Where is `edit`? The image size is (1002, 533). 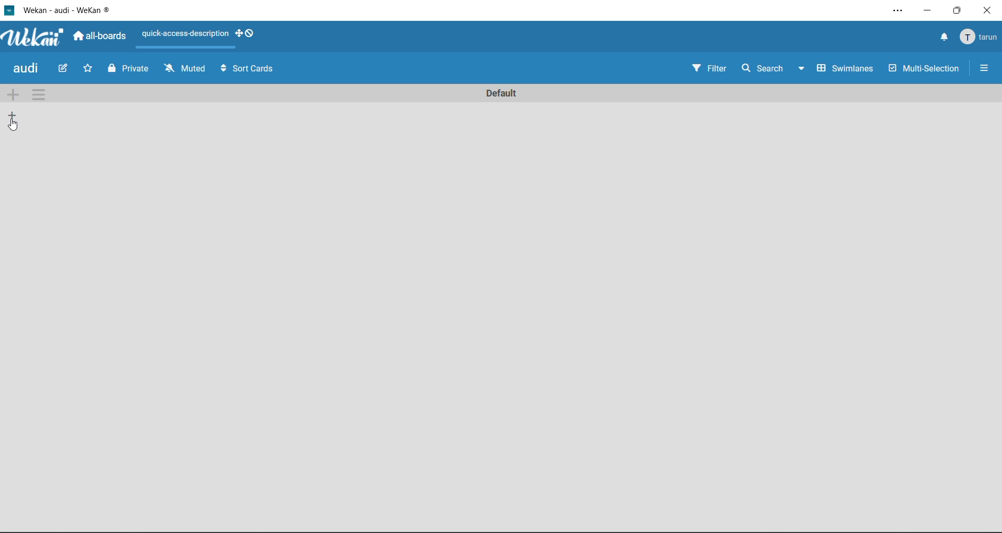
edit is located at coordinates (59, 70).